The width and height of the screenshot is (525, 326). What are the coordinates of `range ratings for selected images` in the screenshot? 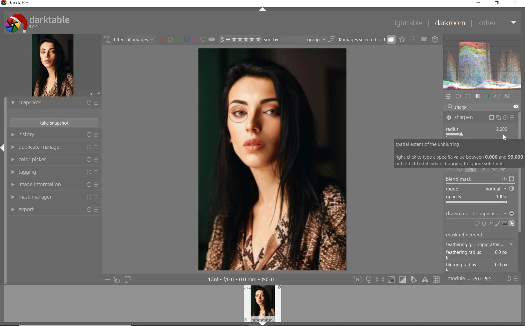 It's located at (234, 40).